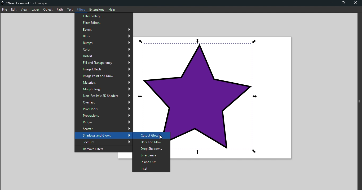 The image size is (362, 190). Describe the element at coordinates (103, 37) in the screenshot. I see `Blurs` at that location.